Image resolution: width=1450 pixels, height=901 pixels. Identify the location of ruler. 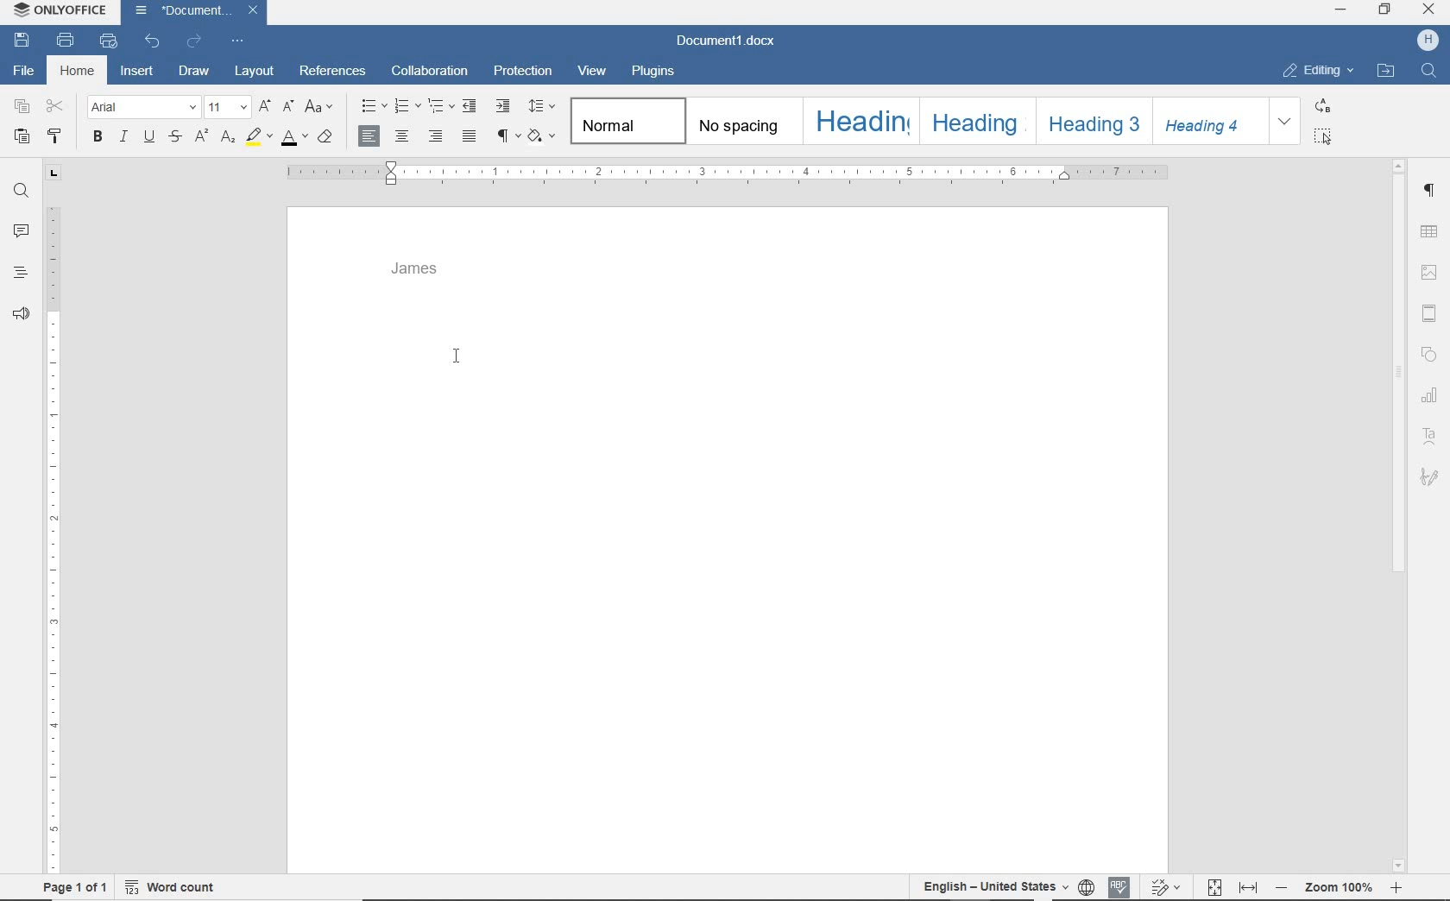
(721, 173).